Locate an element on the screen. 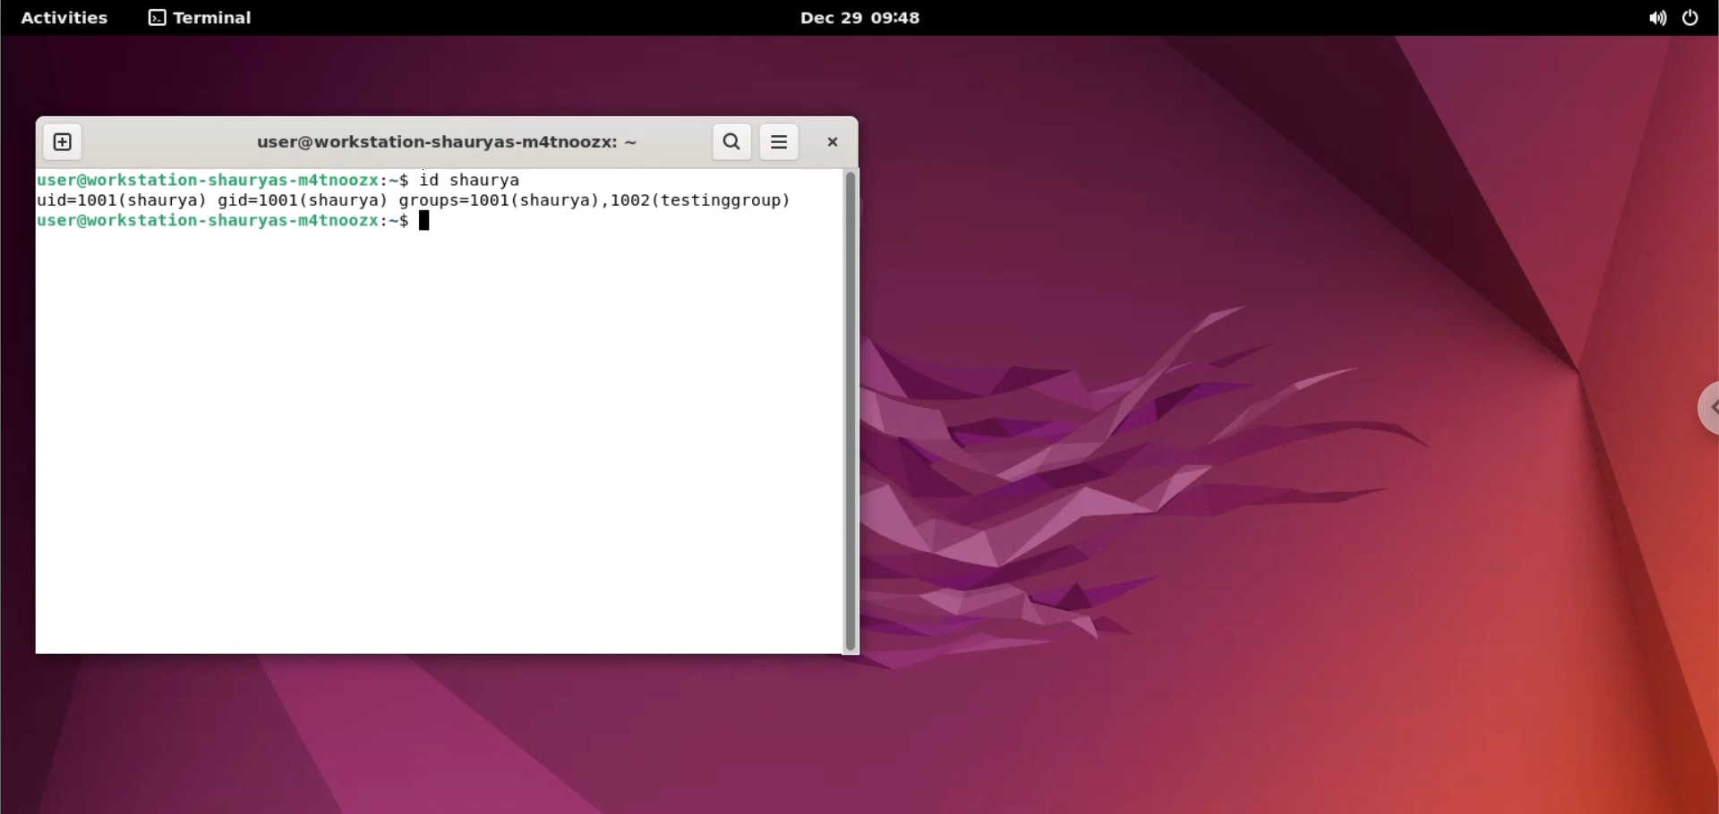 Image resolution: width=1719 pixels, height=814 pixels. sound option is located at coordinates (1656, 20).